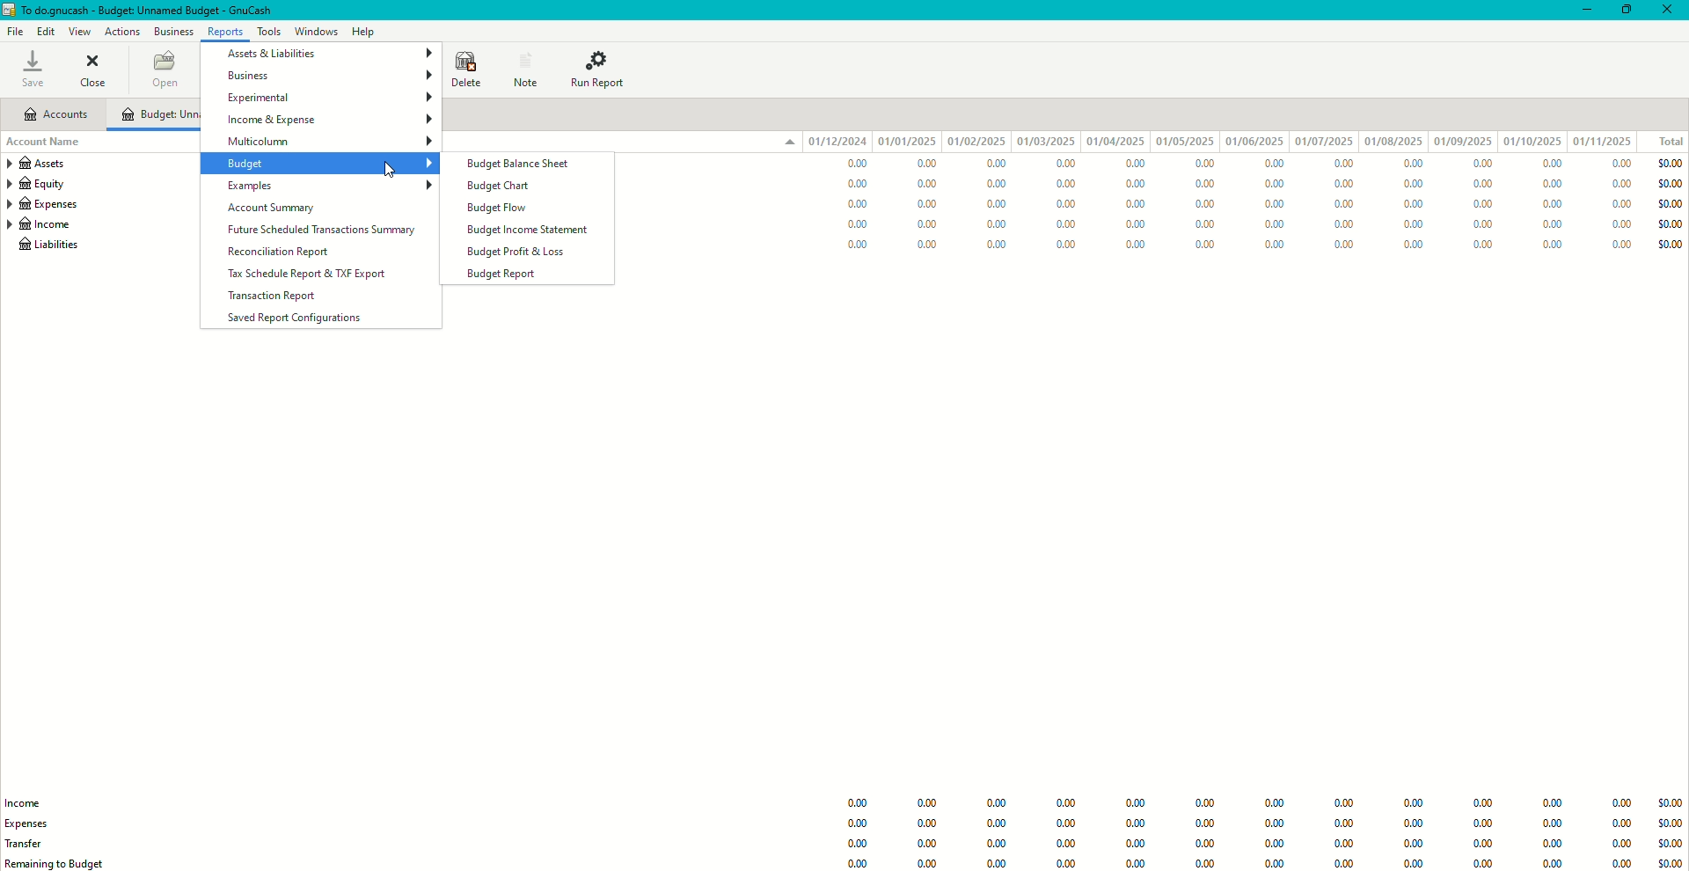 Image resolution: width=1689 pixels, height=871 pixels. I want to click on Budget, so click(333, 164).